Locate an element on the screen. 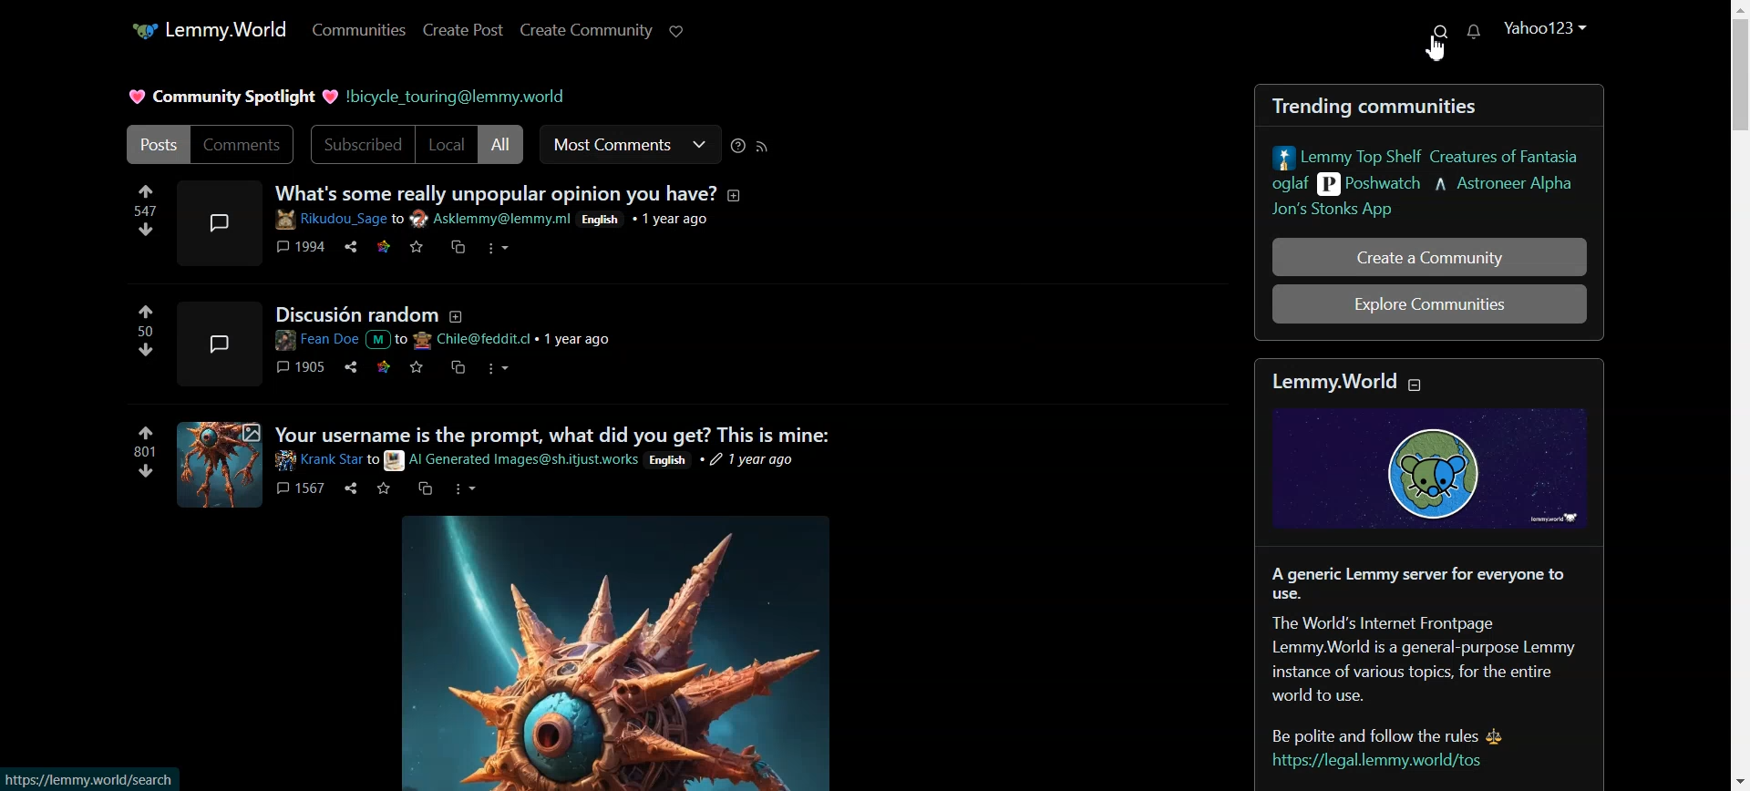 This screenshot has width=1750, height=791. Lemmy.World is located at coordinates (208, 28).